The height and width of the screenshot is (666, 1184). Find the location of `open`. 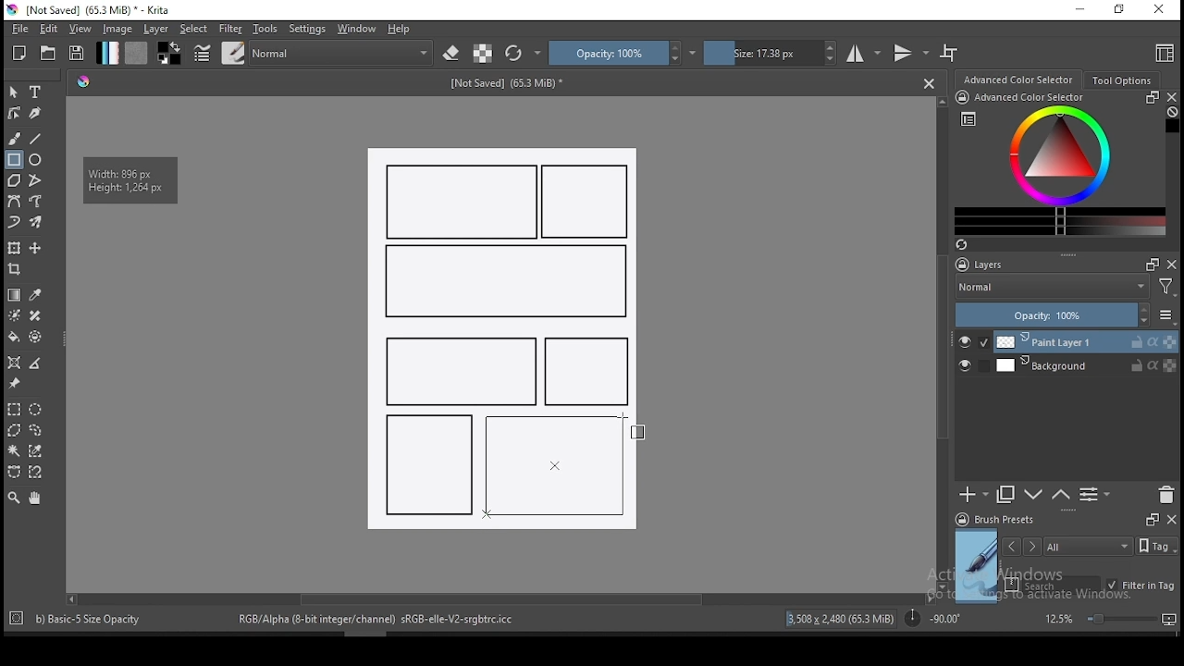

open is located at coordinates (48, 53).